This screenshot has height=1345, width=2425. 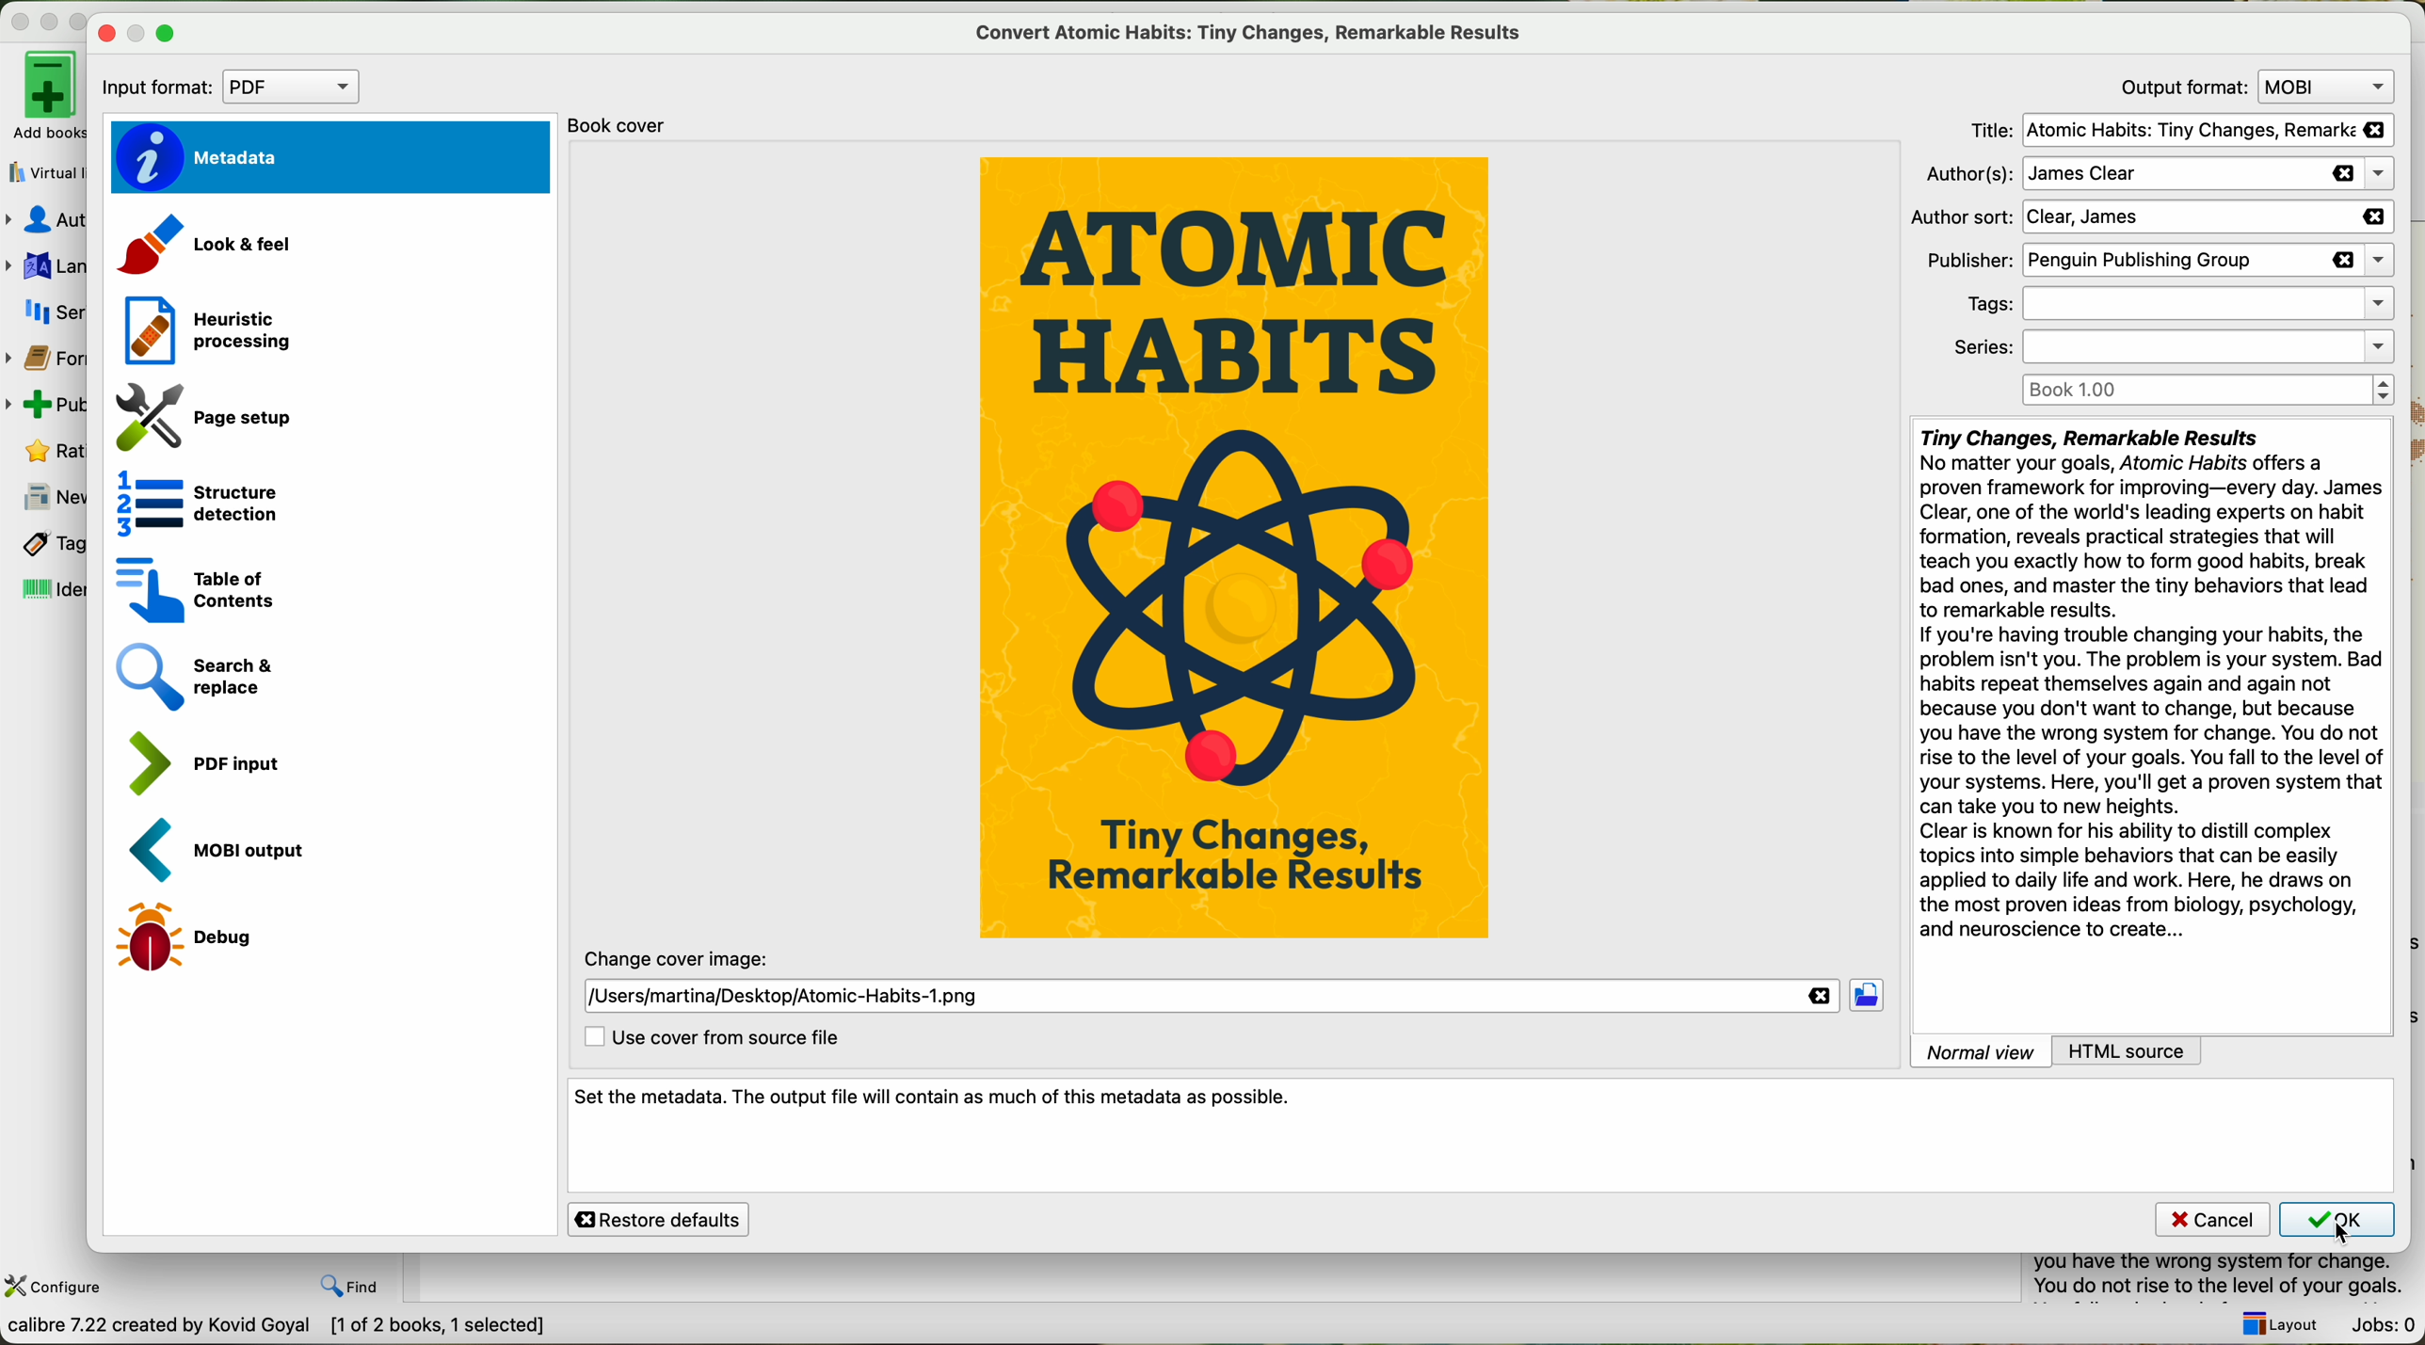 What do you see at coordinates (234, 88) in the screenshot?
I see `input format: PDF` at bounding box center [234, 88].